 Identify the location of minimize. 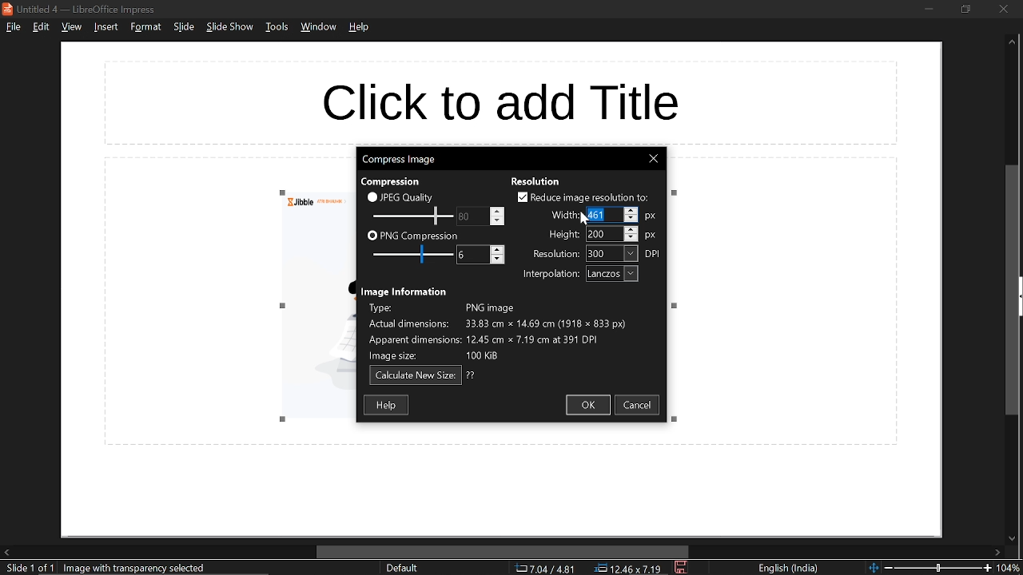
(929, 9).